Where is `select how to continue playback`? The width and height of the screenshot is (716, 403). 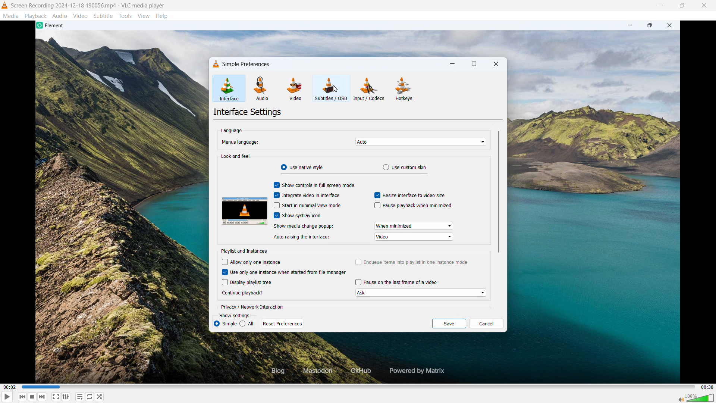
select how to continue playback is located at coordinates (420, 293).